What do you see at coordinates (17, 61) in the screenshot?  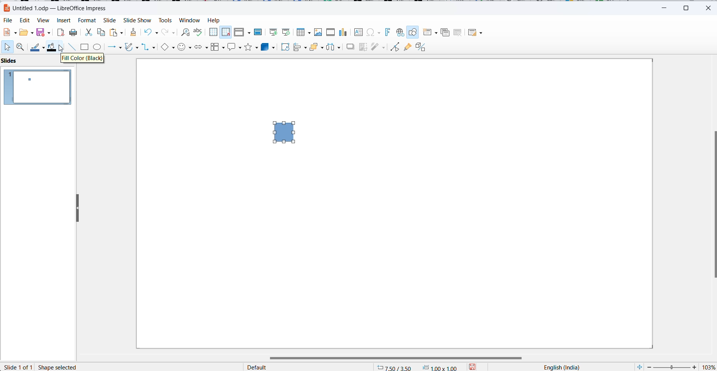 I see `slide pane` at bounding box center [17, 61].